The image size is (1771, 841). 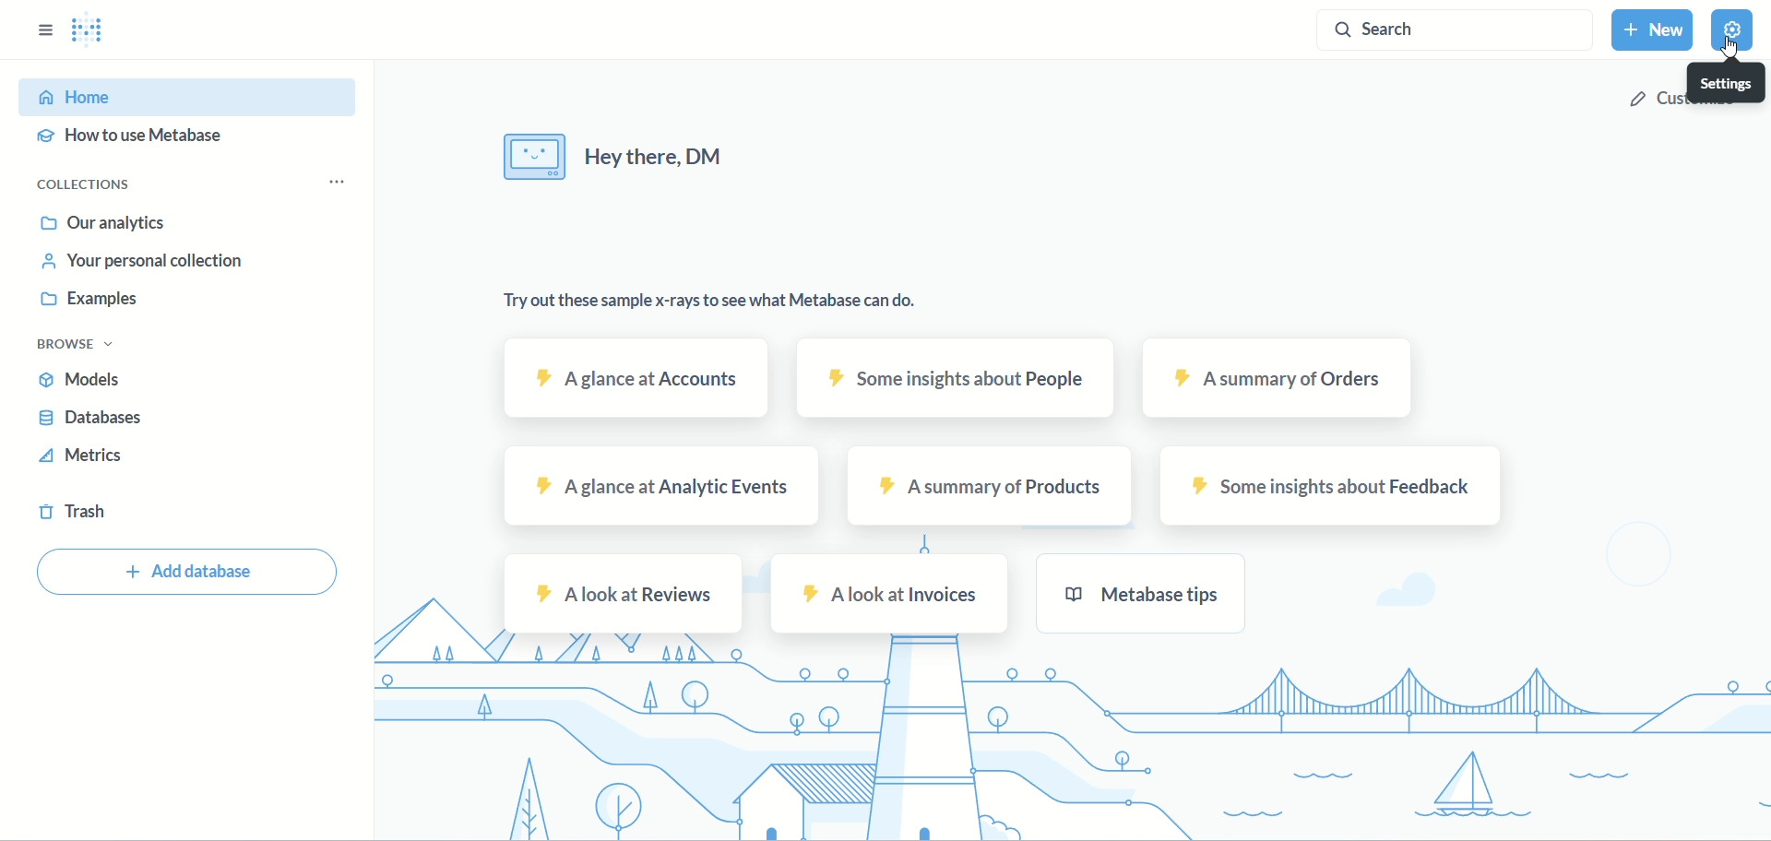 I want to click on our analytics, so click(x=98, y=223).